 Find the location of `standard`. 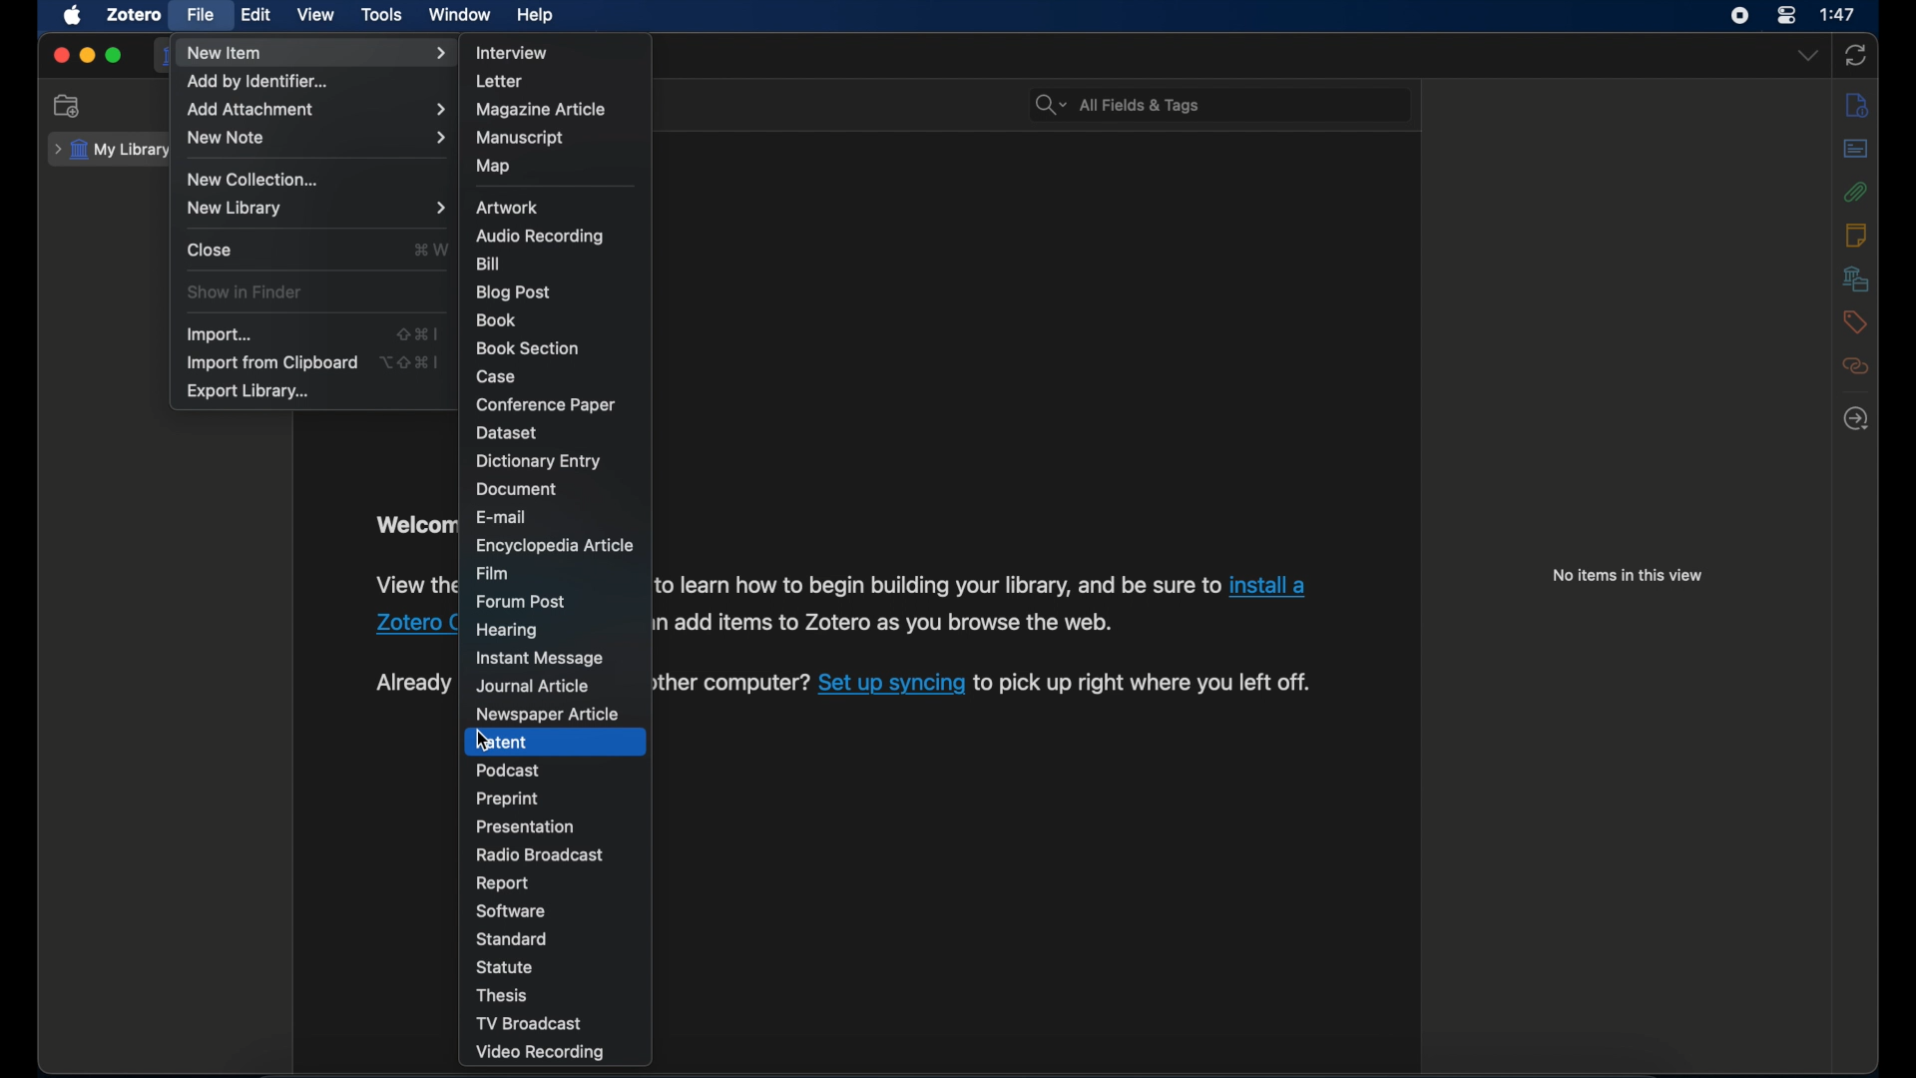

standard is located at coordinates (511, 939).